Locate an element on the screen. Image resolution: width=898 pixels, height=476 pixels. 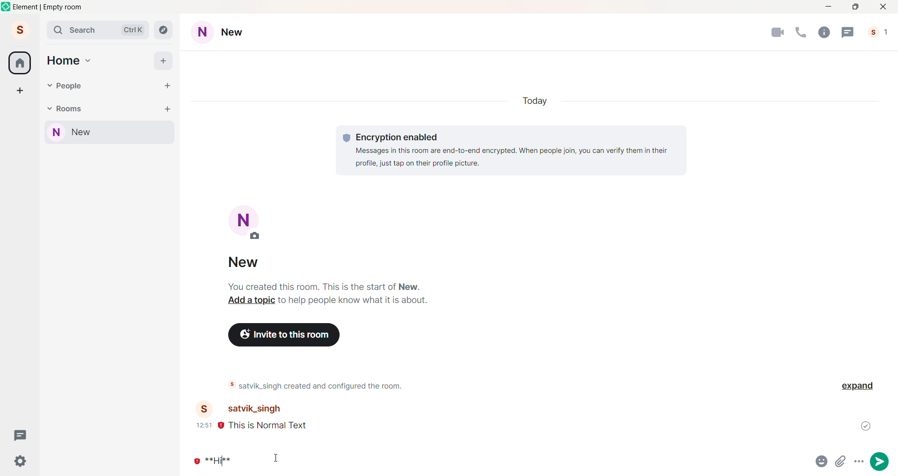
Logo is located at coordinates (7, 7).